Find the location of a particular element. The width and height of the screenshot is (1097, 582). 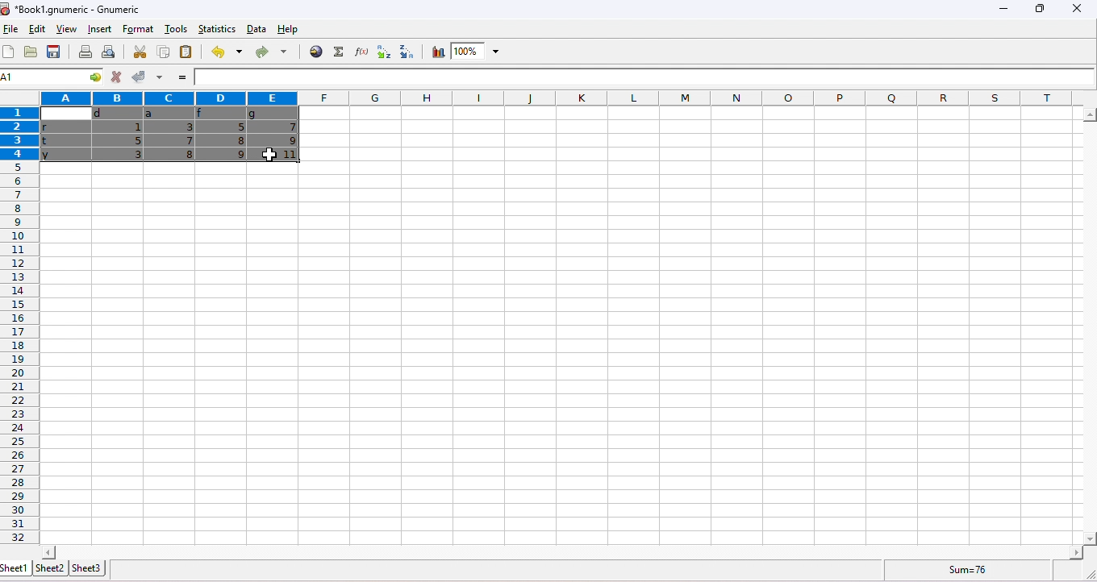

open is located at coordinates (31, 52).